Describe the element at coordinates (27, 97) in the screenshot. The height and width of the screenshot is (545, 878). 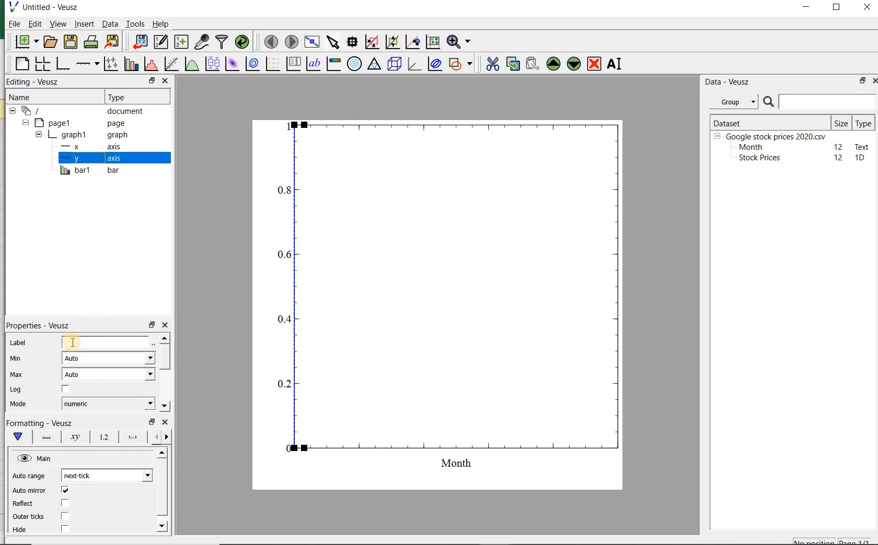
I see `Name` at that location.